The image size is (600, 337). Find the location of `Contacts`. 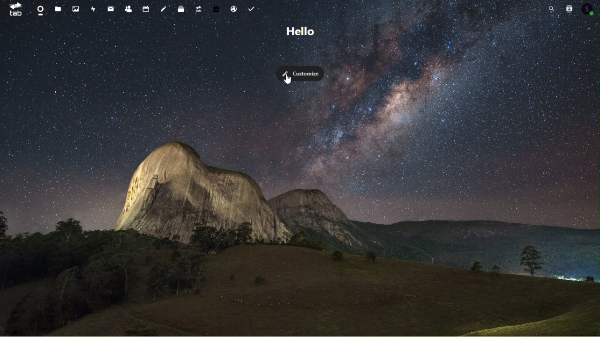

Contacts is located at coordinates (129, 7).